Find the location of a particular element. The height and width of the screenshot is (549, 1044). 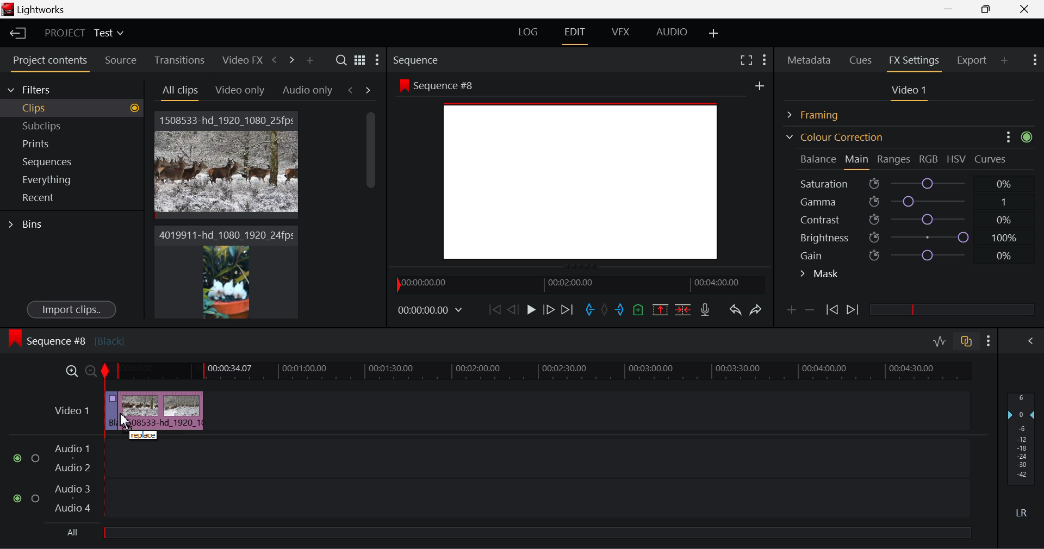

Show Audio Mix is located at coordinates (1031, 340).